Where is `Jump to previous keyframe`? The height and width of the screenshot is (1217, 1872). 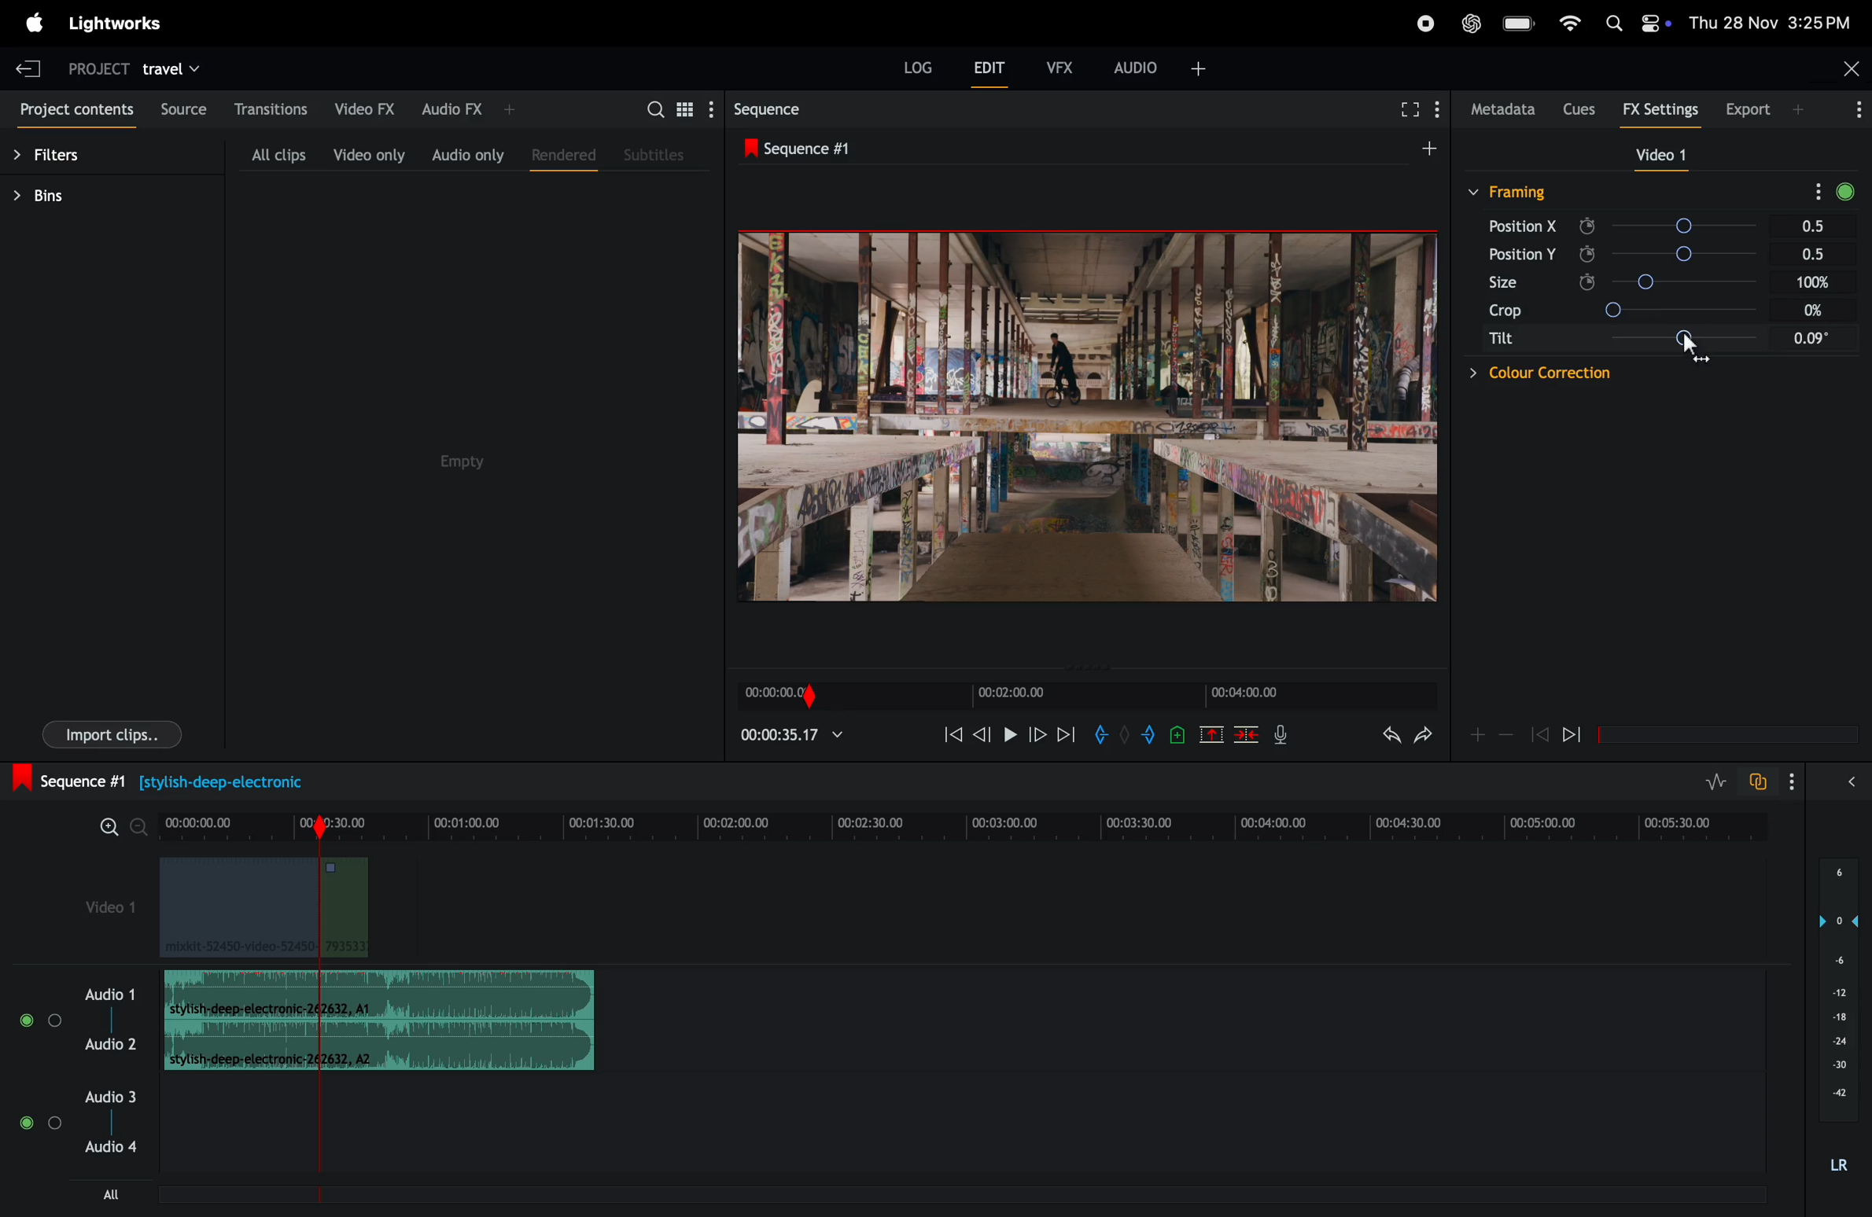 Jump to previous keyframe is located at coordinates (1541, 733).